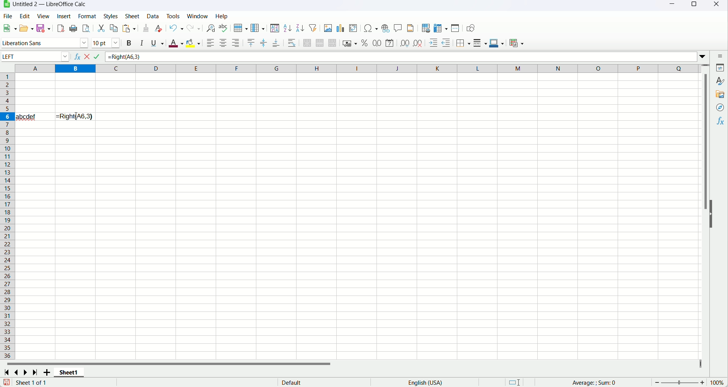  Describe the element at coordinates (470, 28) in the screenshot. I see `draw function` at that location.